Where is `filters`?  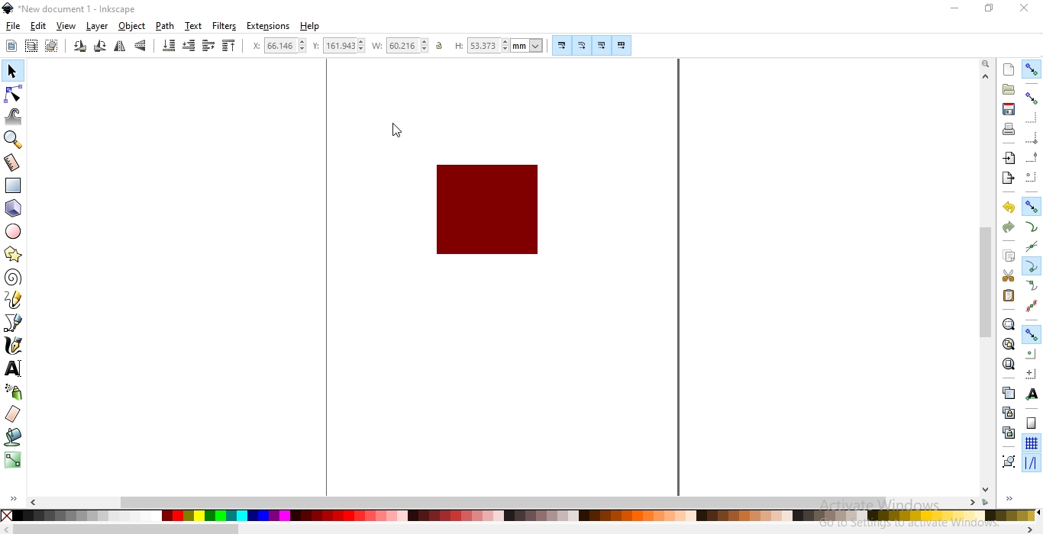 filters is located at coordinates (225, 26).